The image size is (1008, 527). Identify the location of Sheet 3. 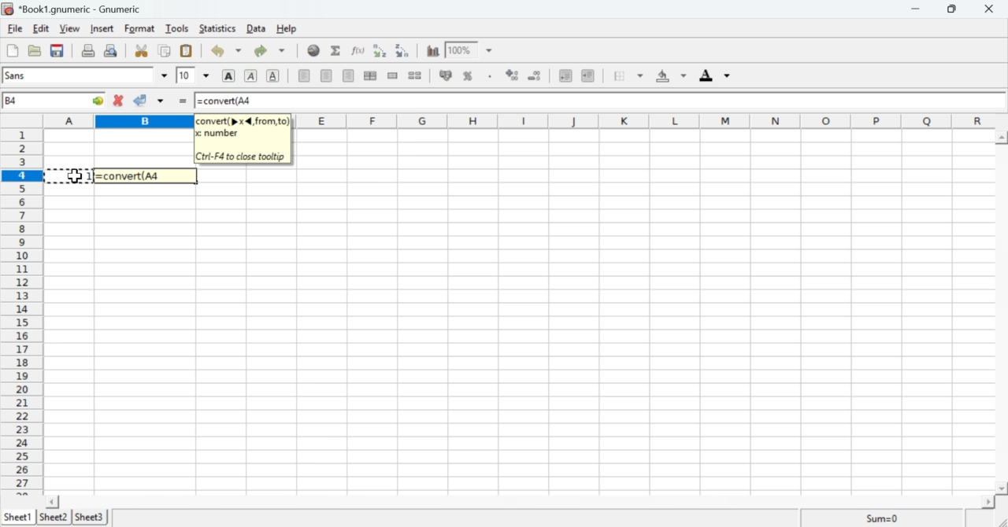
(91, 518).